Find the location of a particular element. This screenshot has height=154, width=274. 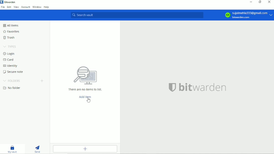

Types is located at coordinates (10, 46).